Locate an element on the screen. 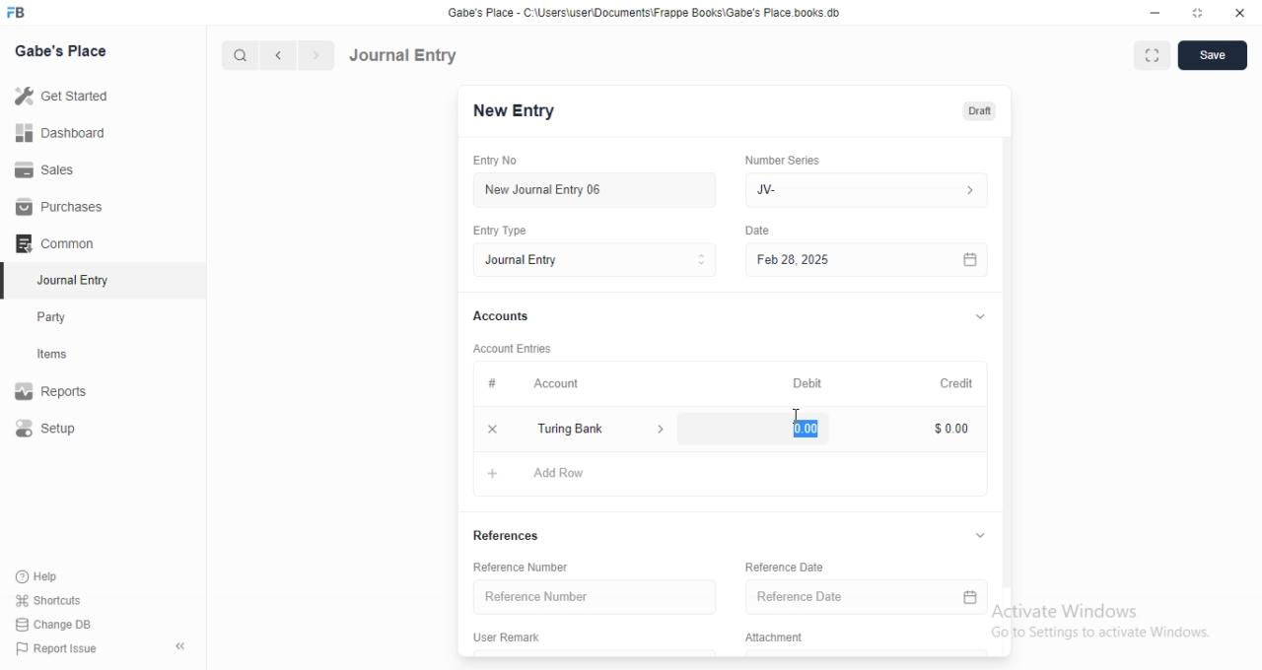 The image size is (1262, 670). minimize is located at coordinates (1154, 16).